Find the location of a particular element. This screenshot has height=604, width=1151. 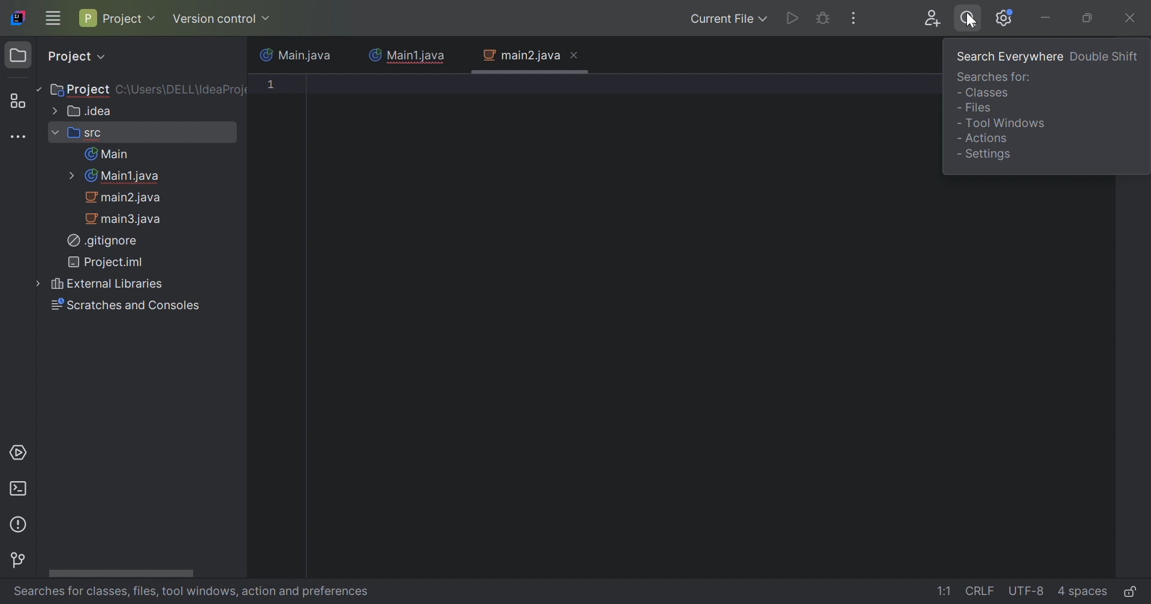

Double Shift is located at coordinates (1104, 56).